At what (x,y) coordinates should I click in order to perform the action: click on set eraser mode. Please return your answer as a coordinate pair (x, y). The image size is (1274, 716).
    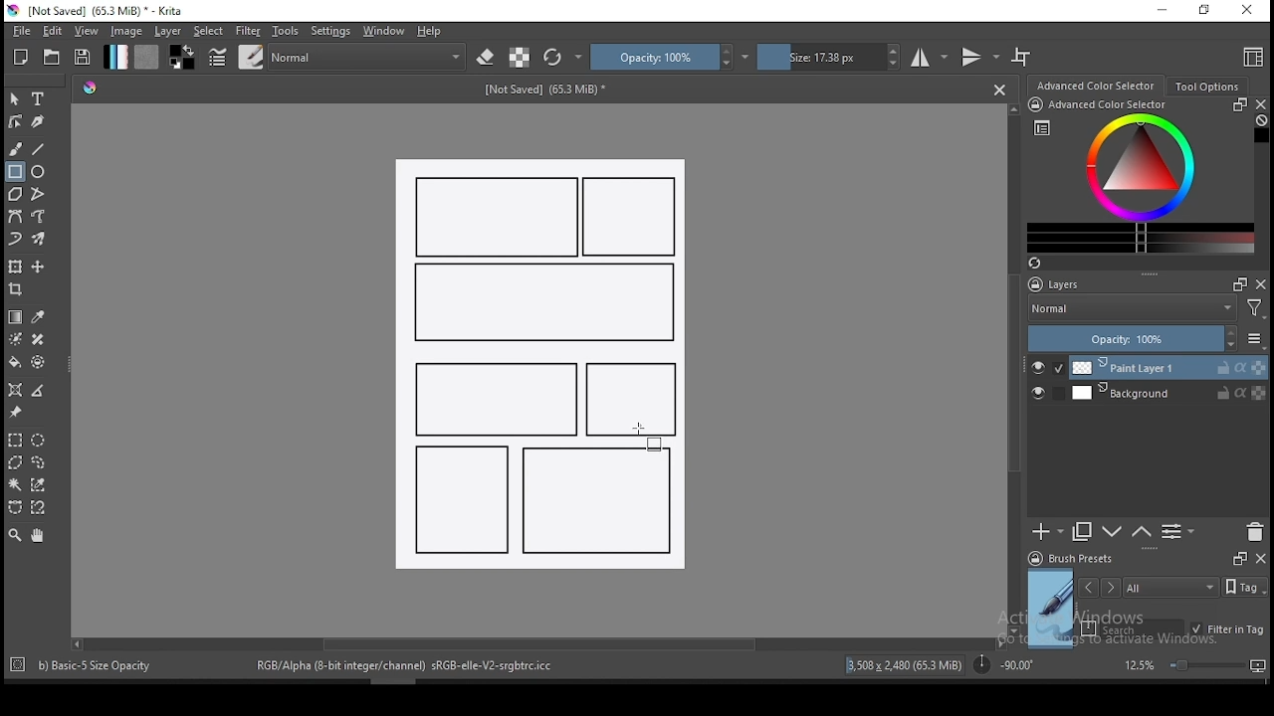
    Looking at the image, I should click on (488, 58).